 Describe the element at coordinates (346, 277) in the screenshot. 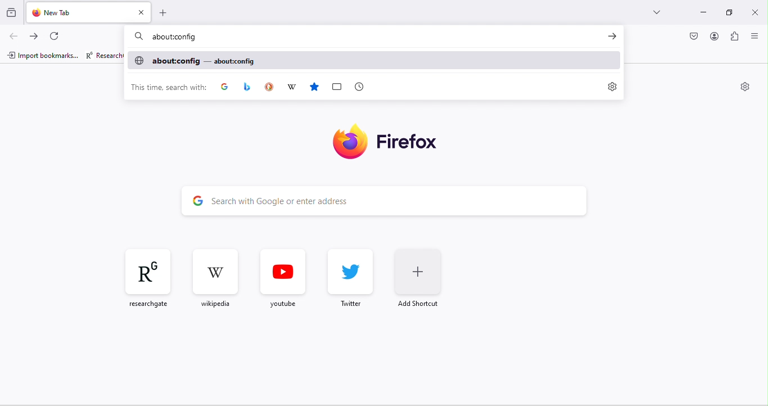

I see `twitter` at that location.